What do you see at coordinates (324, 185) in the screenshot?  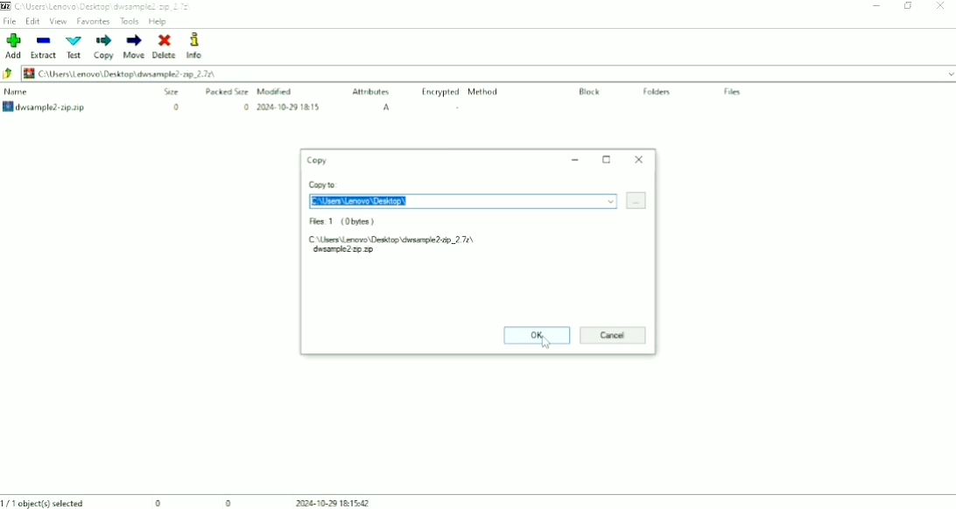 I see `Copy to:` at bounding box center [324, 185].